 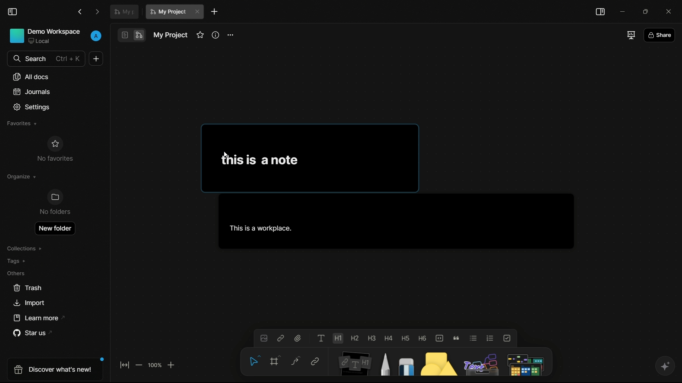 I want to click on zoom factor, so click(x=155, y=366).